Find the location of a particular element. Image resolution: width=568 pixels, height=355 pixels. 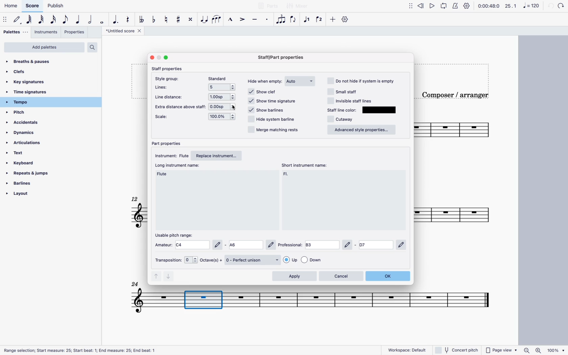

whole note is located at coordinates (101, 20).